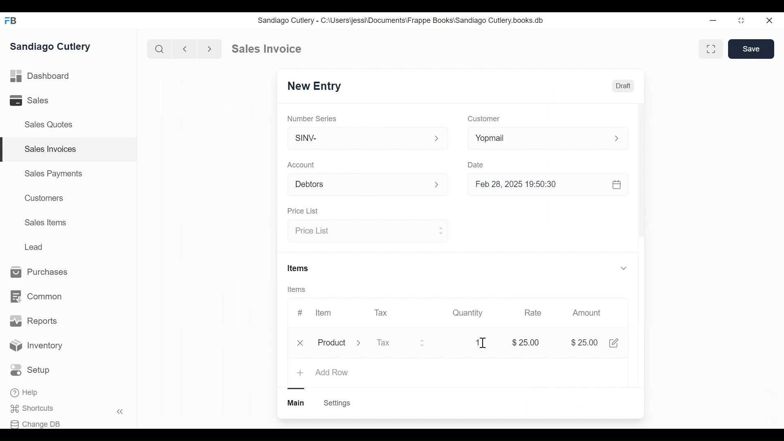 This screenshot has height=441, width=784. I want to click on Tax, so click(381, 312).